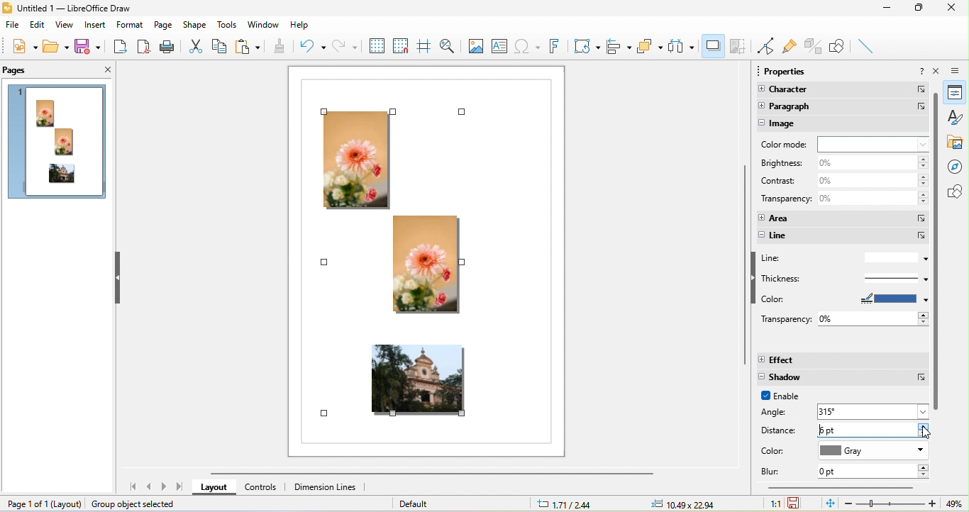 This screenshot has height=512, width=969. Describe the element at coordinates (930, 435) in the screenshot. I see `cursor movement` at that location.